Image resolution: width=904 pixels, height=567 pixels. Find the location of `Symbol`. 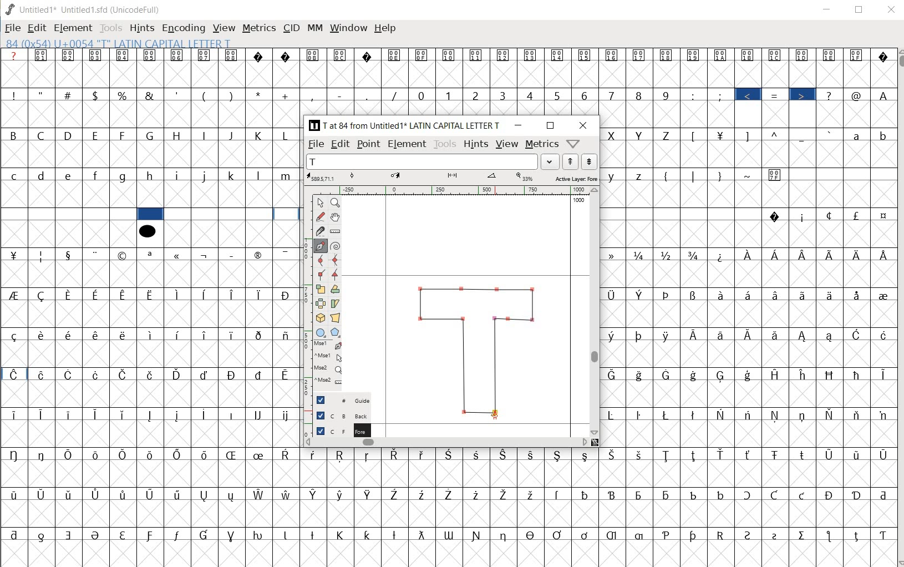

Symbol is located at coordinates (775, 217).